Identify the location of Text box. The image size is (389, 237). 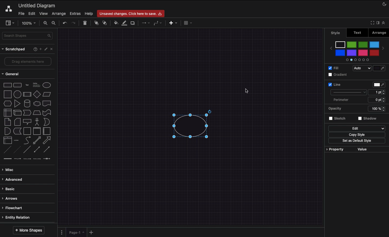
(36, 85).